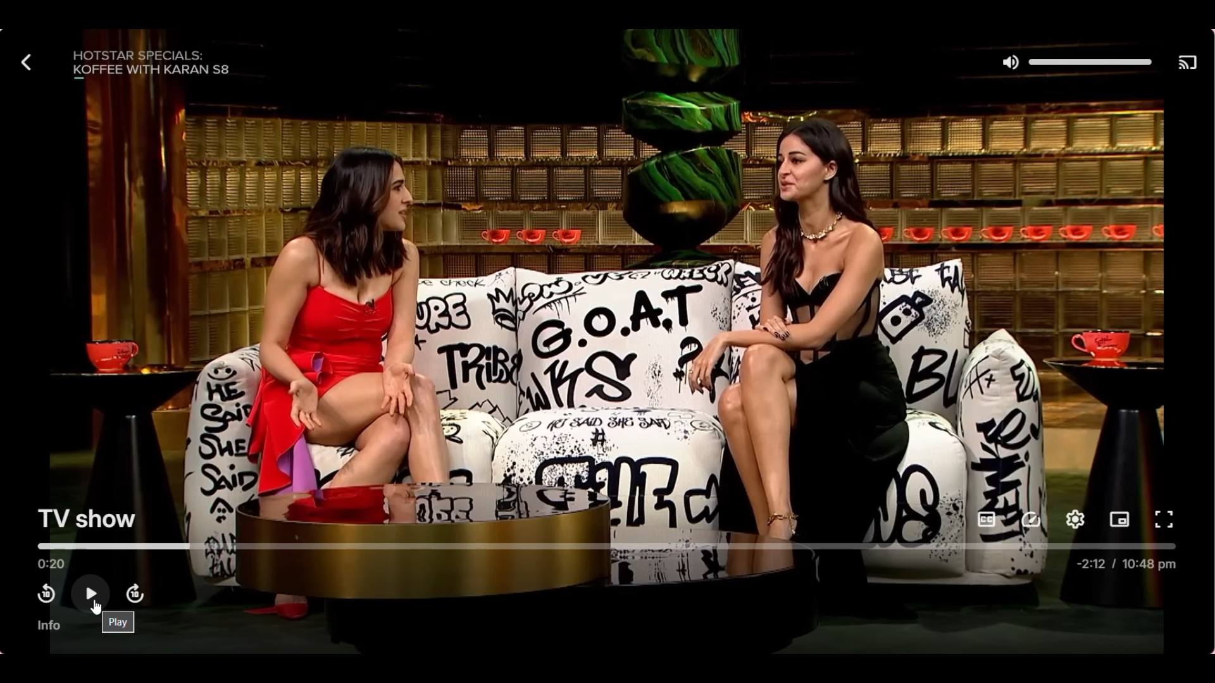 Image resolution: width=1215 pixels, height=683 pixels. What do you see at coordinates (91, 593) in the screenshot?
I see `Pause button changes to play button` at bounding box center [91, 593].